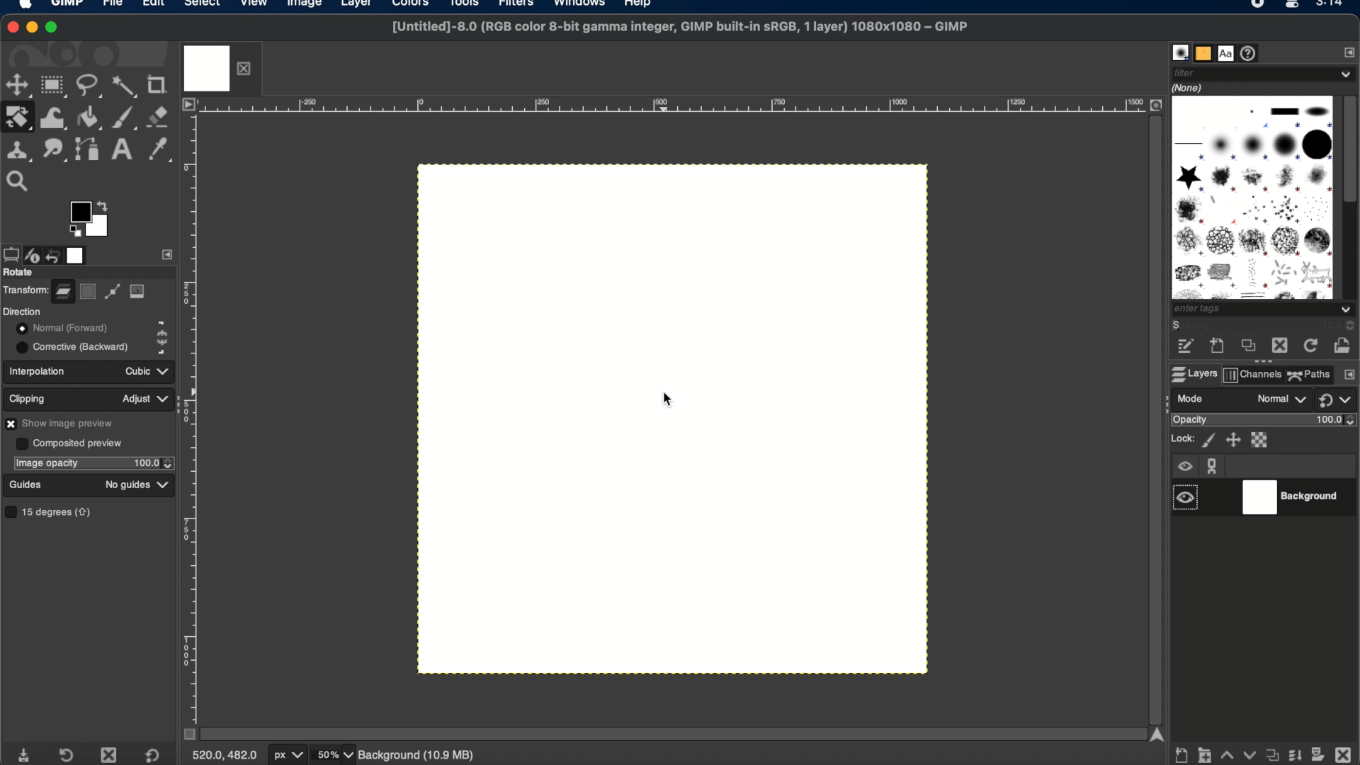 The image size is (1360, 765). Describe the element at coordinates (672, 106) in the screenshot. I see `margin` at that location.